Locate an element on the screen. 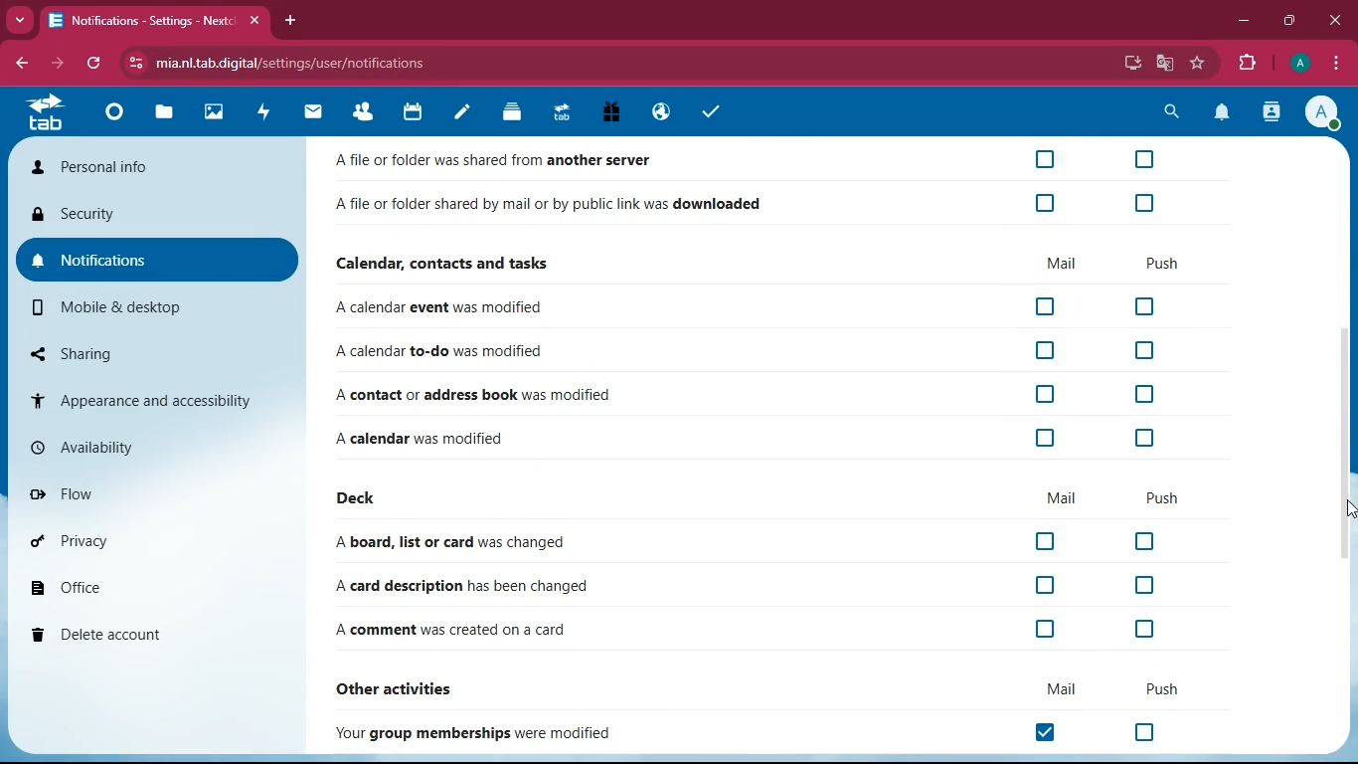 Image resolution: width=1358 pixels, height=764 pixels. A calendar to-do was modified is located at coordinates (442, 352).